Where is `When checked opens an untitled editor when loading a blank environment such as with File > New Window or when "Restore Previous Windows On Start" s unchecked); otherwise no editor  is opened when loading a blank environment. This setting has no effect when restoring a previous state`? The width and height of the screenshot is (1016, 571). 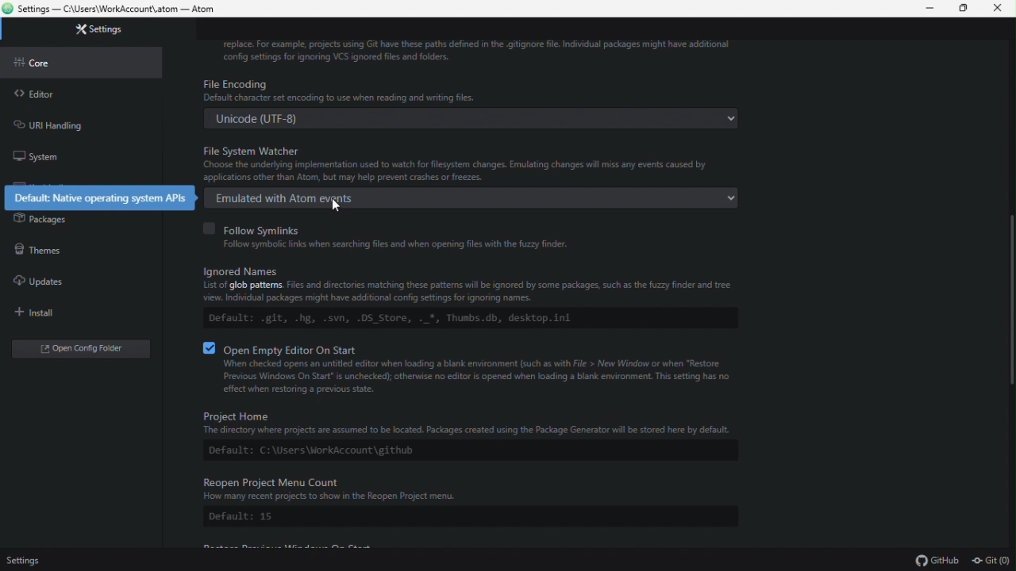 When checked opens an untitled editor when loading a blank environment such as with File > New Window or when "Restore Previous Windows On Start" s unchecked); otherwise no editor  is opened when loading a blank environment. This setting has no effect when restoring a previous state is located at coordinates (464, 378).